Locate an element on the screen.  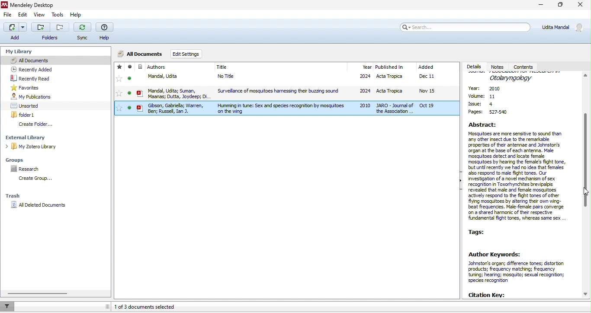
unsorted is located at coordinates (26, 105).